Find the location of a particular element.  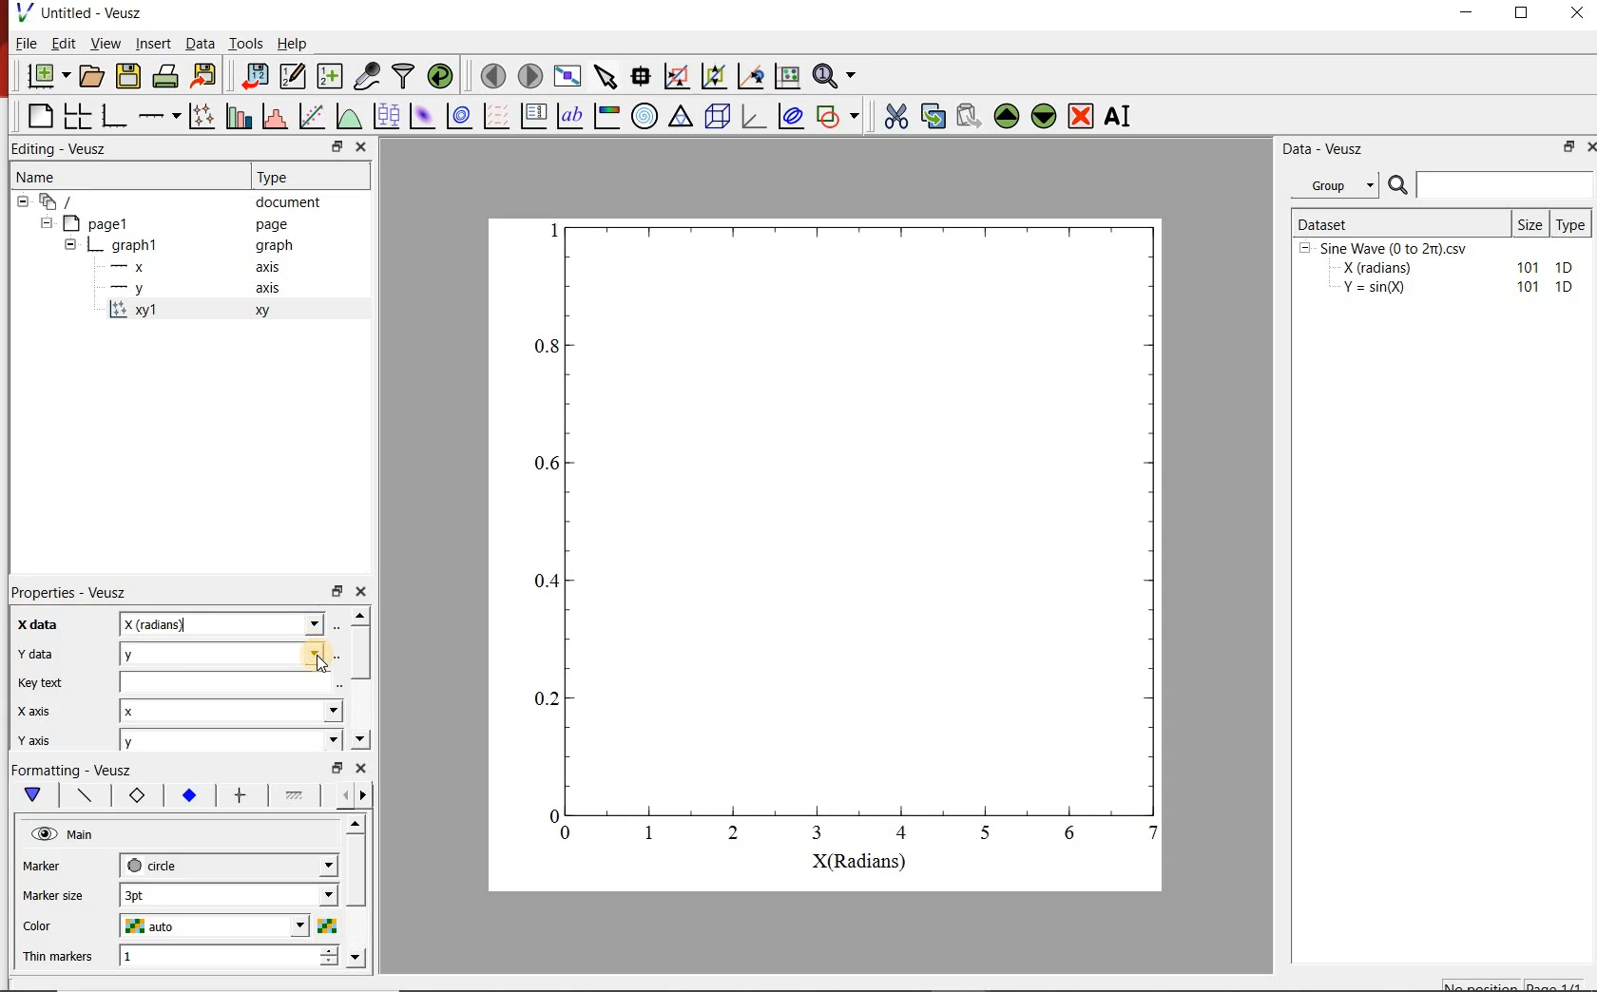

Min/Max is located at coordinates (1566, 148).